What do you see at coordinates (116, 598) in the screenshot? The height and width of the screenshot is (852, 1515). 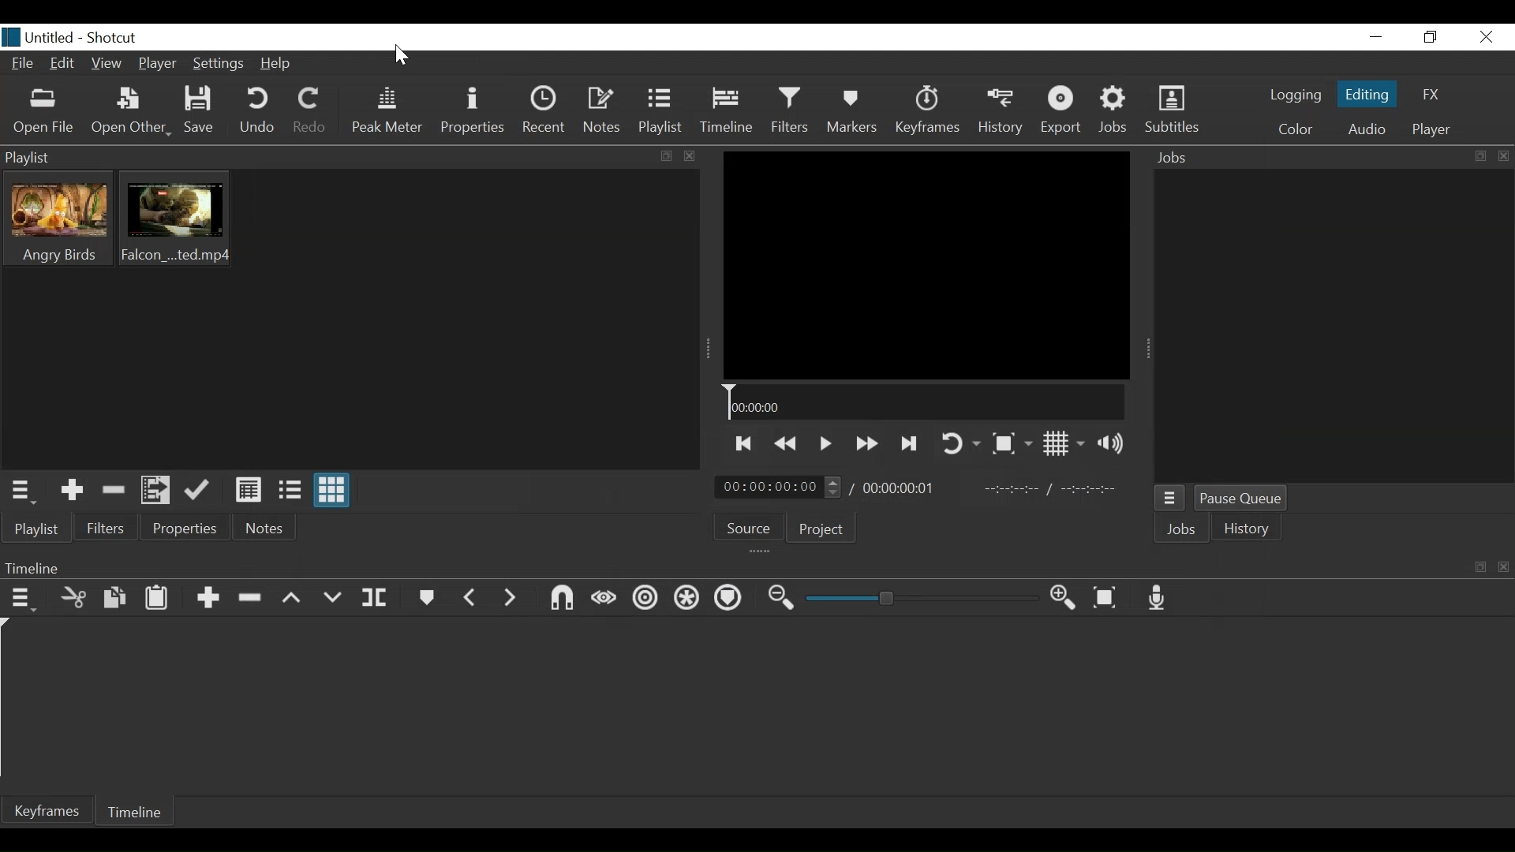 I see `Copy` at bounding box center [116, 598].